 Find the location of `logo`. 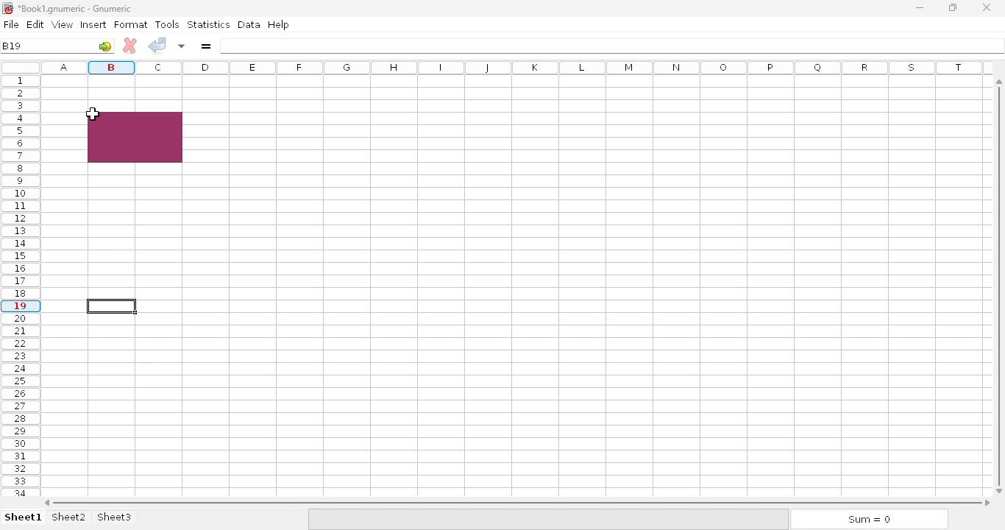

logo is located at coordinates (7, 9).